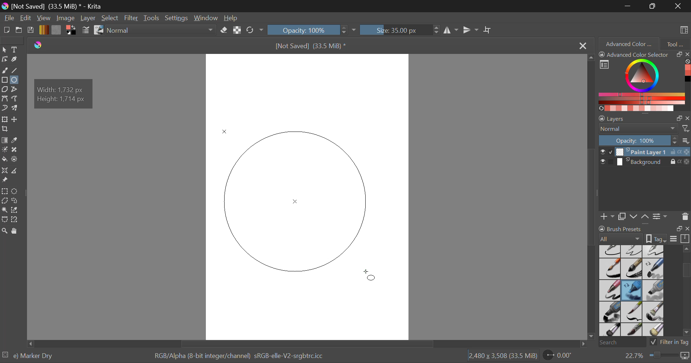 The image size is (691, 363). What do you see at coordinates (623, 215) in the screenshot?
I see `Copy` at bounding box center [623, 215].